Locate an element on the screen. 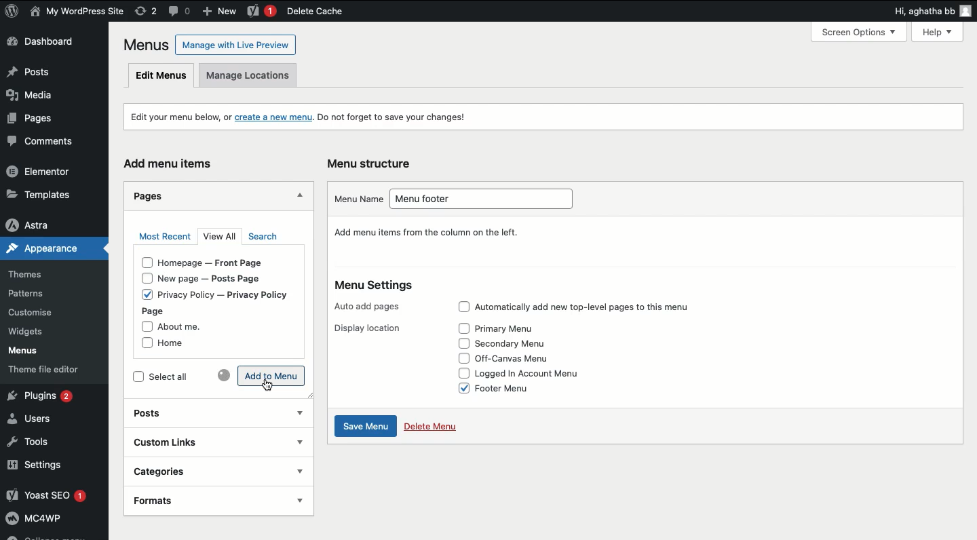  Screen Options  is located at coordinates (864, 32).